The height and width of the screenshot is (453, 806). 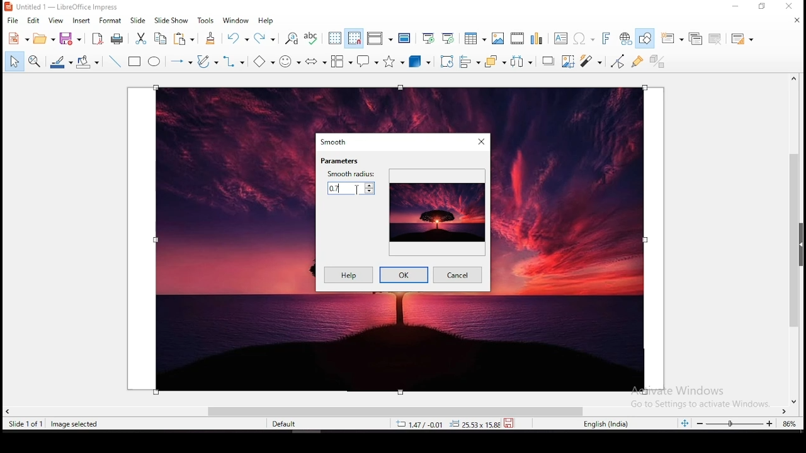 What do you see at coordinates (288, 426) in the screenshot?
I see `default` at bounding box center [288, 426].